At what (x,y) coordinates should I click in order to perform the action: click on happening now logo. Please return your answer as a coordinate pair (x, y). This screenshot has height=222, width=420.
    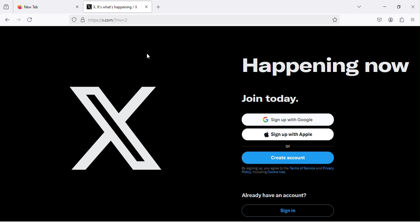
    Looking at the image, I should click on (117, 129).